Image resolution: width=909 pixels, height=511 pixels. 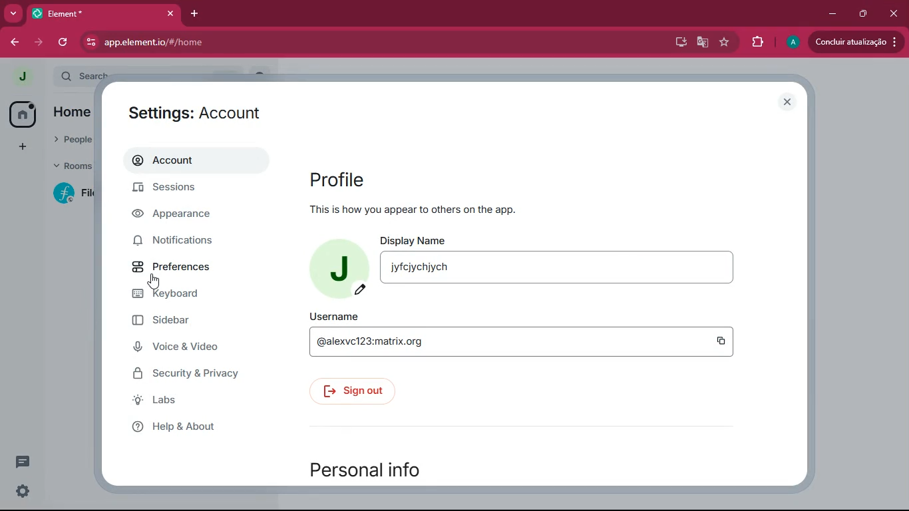 I want to click on notifications, so click(x=184, y=239).